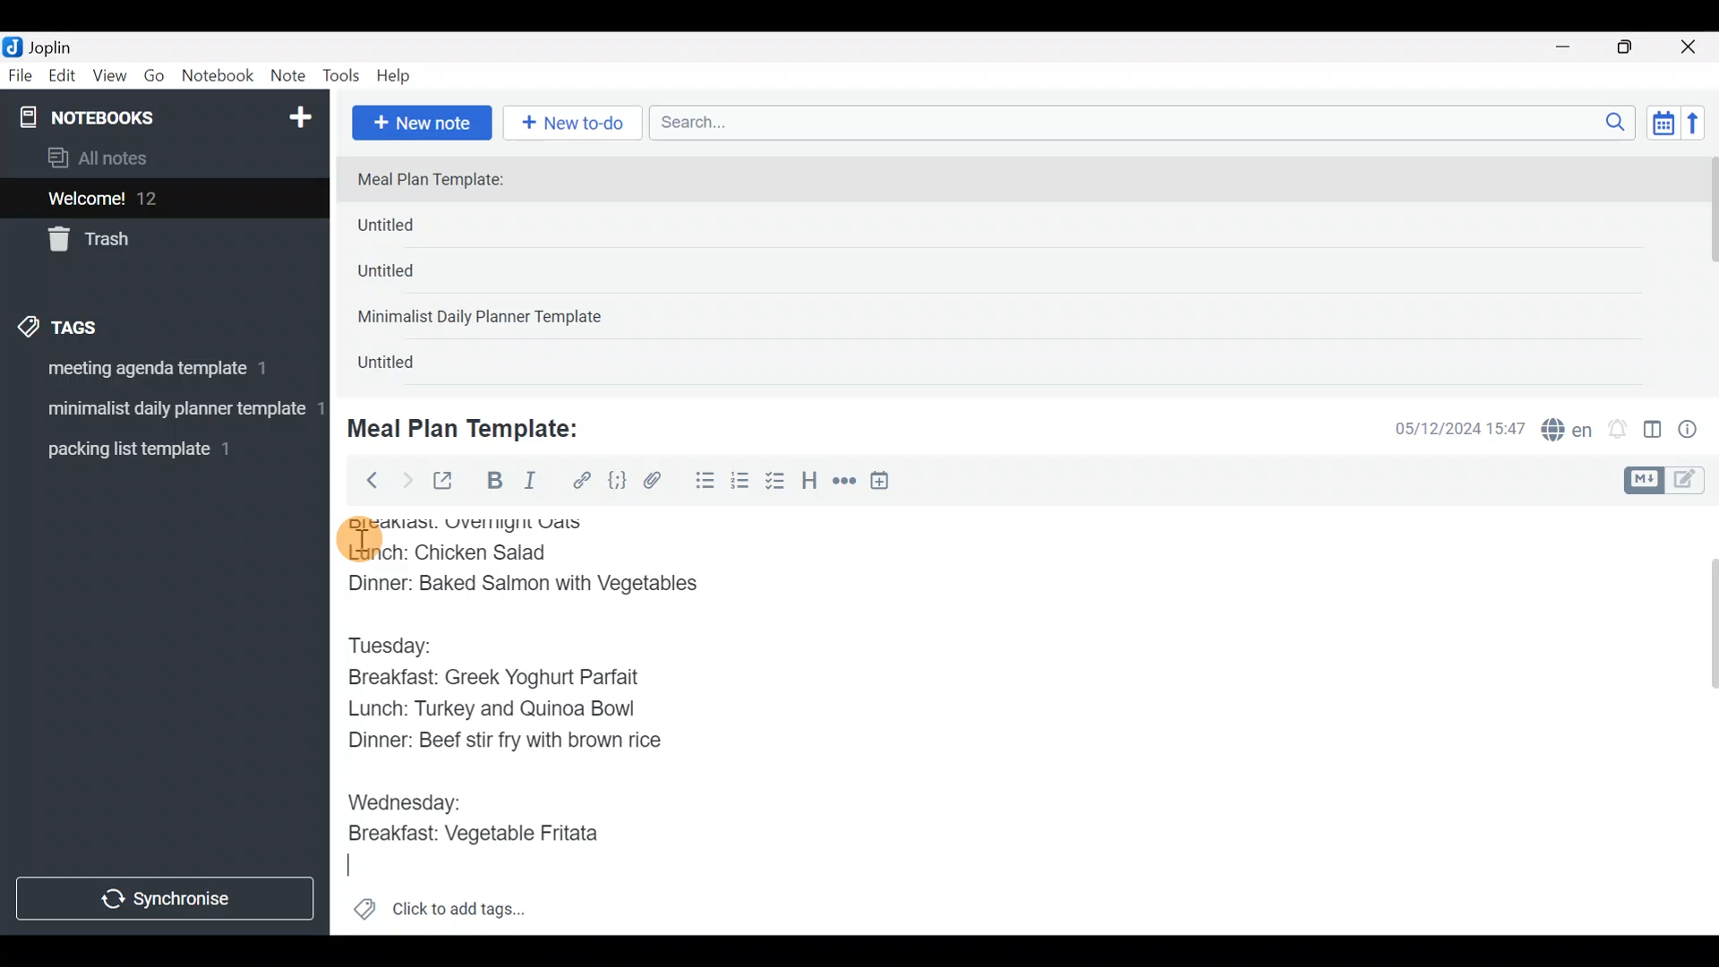  What do you see at coordinates (126, 116) in the screenshot?
I see `Notebooks` at bounding box center [126, 116].